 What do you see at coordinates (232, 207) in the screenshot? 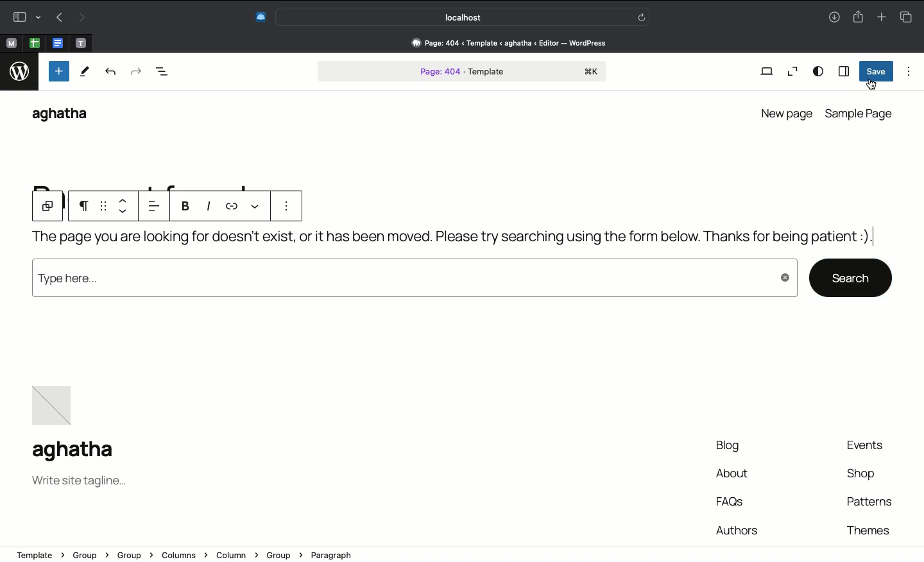
I see `link` at bounding box center [232, 207].